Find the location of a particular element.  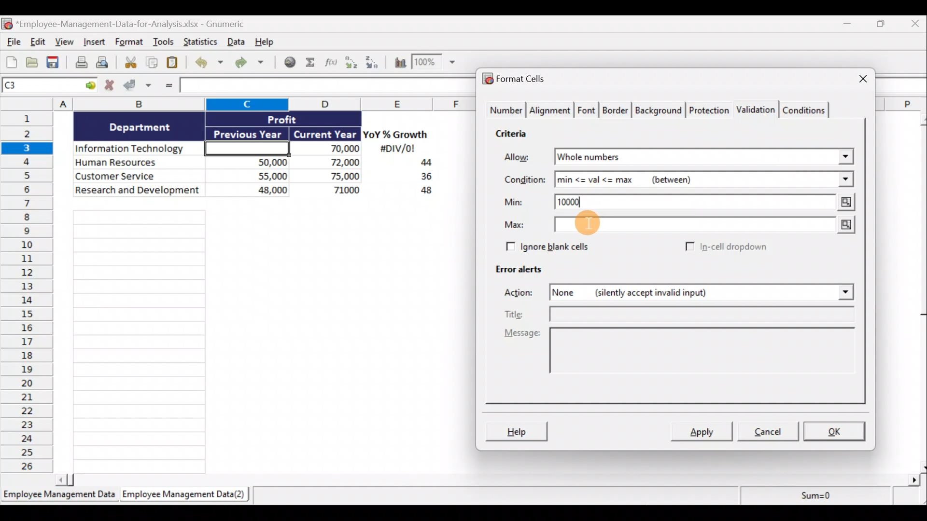

Max value is located at coordinates (702, 225).